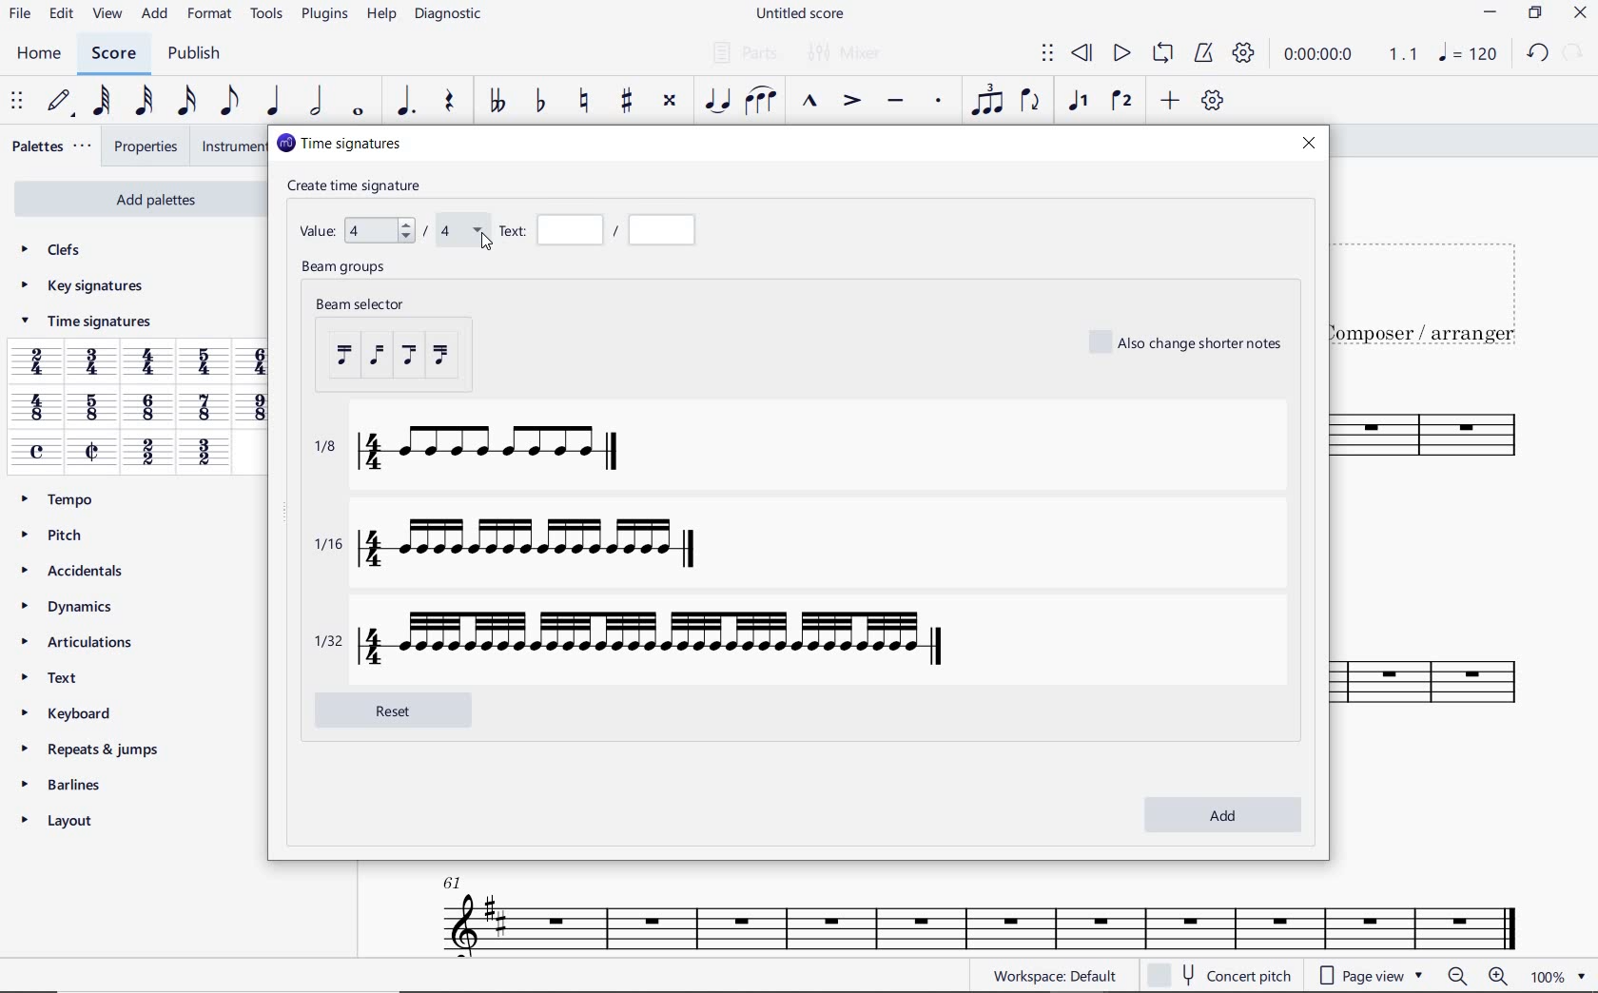 This screenshot has height=993, width=1598. I want to click on TOGGLE SHARP, so click(624, 103).